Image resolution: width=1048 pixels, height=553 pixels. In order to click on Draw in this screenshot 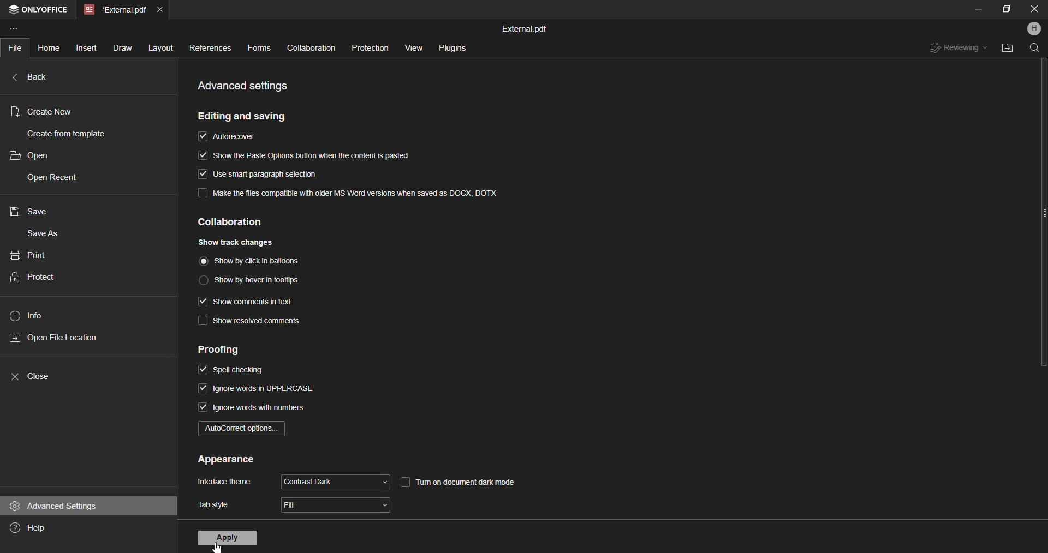, I will do `click(121, 49)`.